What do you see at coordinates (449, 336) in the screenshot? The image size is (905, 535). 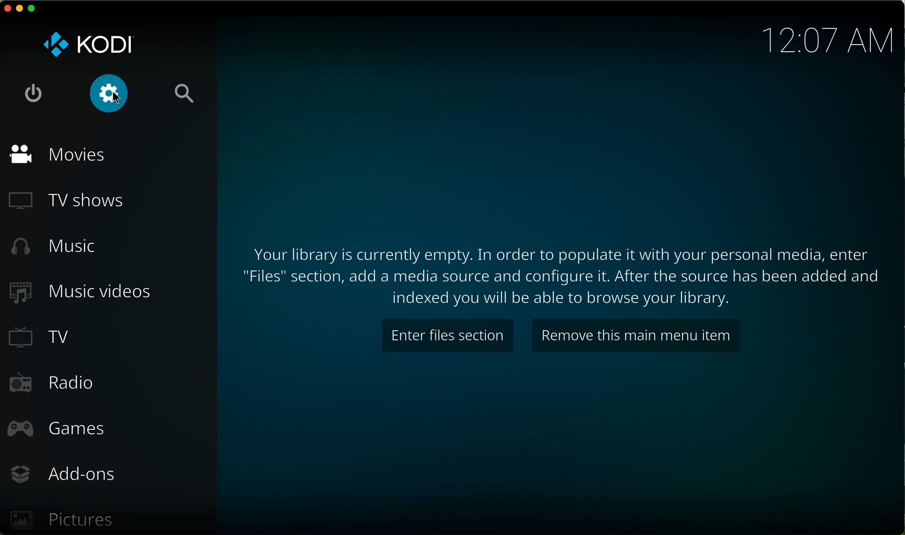 I see `enter files section` at bounding box center [449, 336].